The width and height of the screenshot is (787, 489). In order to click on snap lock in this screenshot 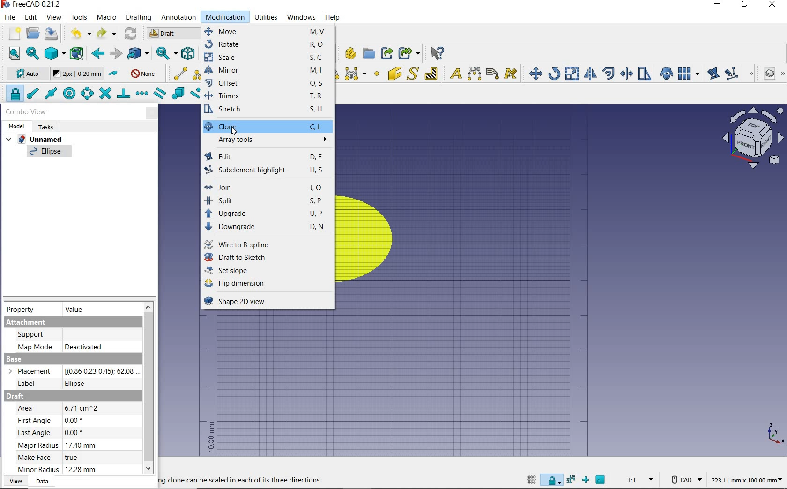, I will do `click(13, 94)`.